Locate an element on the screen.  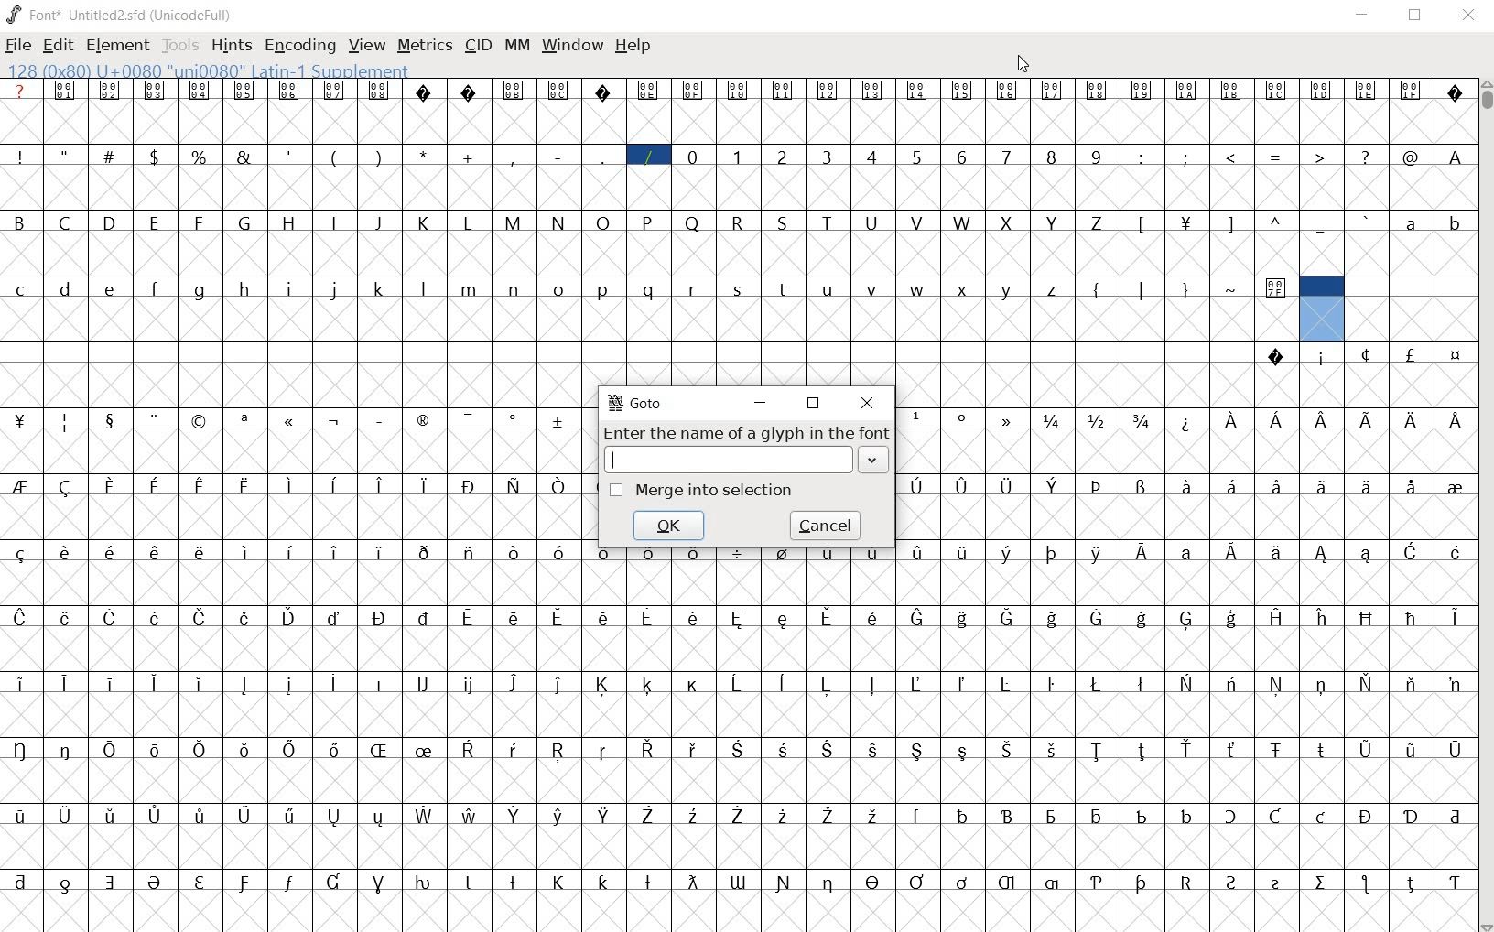
b is located at coordinates (1453, 222).